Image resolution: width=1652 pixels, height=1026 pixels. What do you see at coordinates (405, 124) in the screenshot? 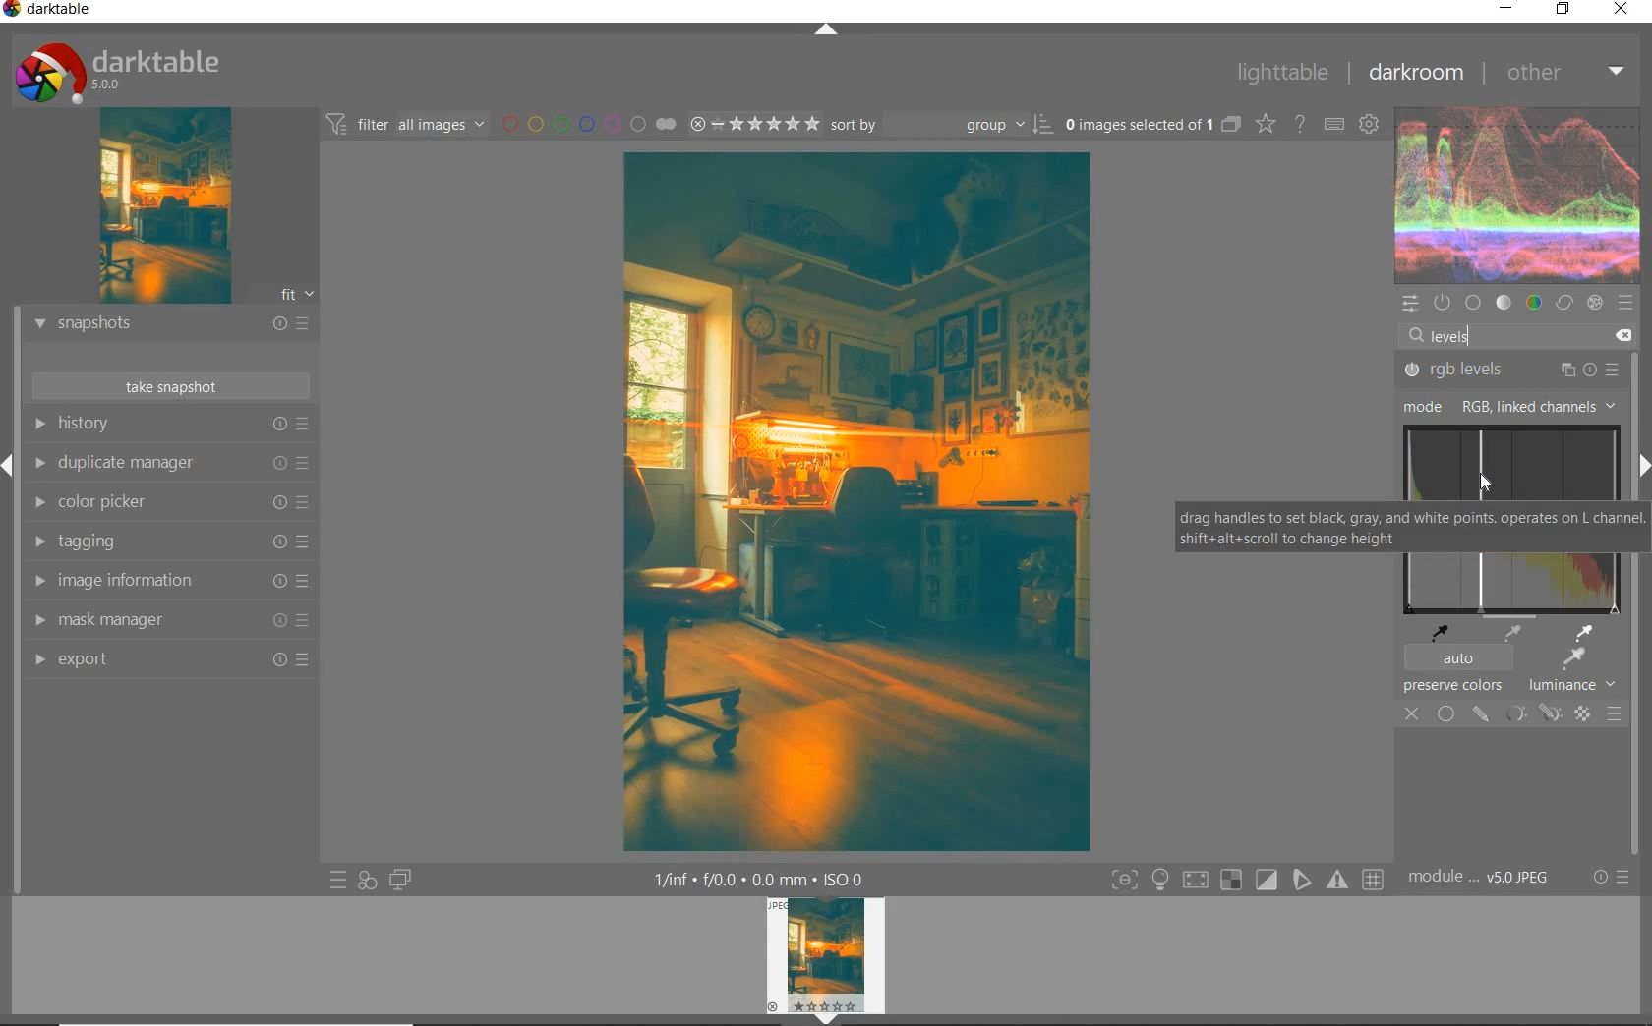
I see `filter images based on their modules` at bounding box center [405, 124].